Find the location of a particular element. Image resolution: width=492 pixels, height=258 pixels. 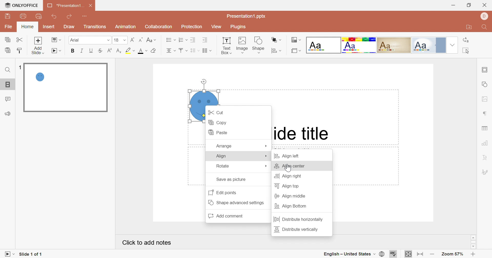

Minimize is located at coordinates (452, 5).